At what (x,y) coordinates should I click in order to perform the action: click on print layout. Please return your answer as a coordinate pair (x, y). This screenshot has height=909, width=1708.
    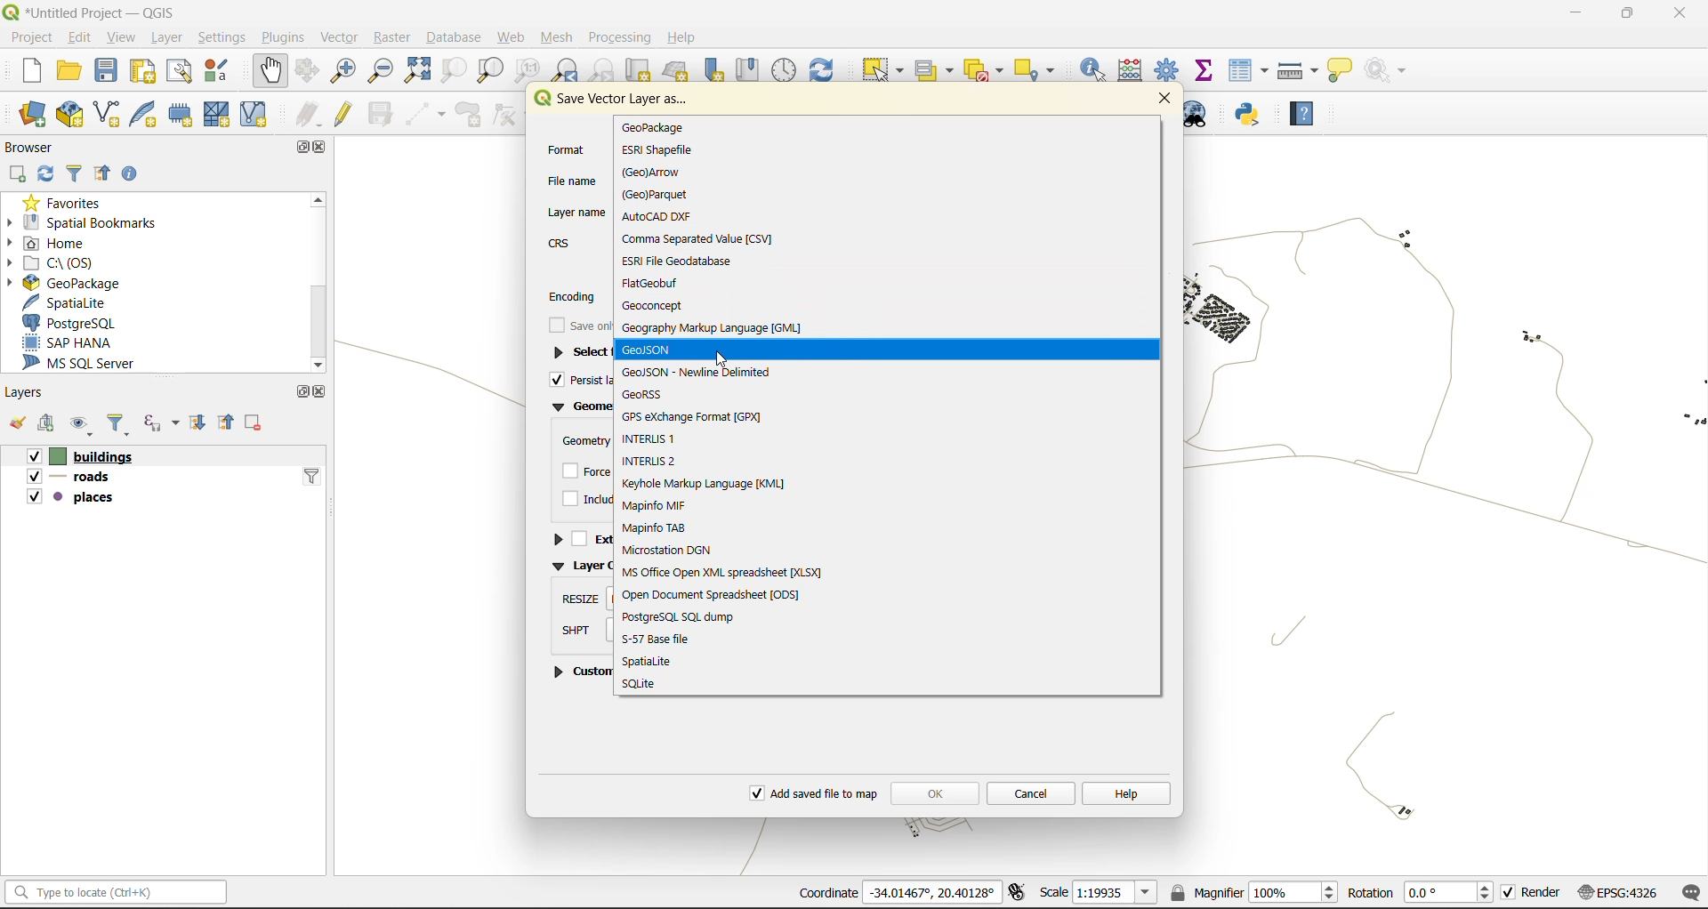
    Looking at the image, I should click on (145, 72).